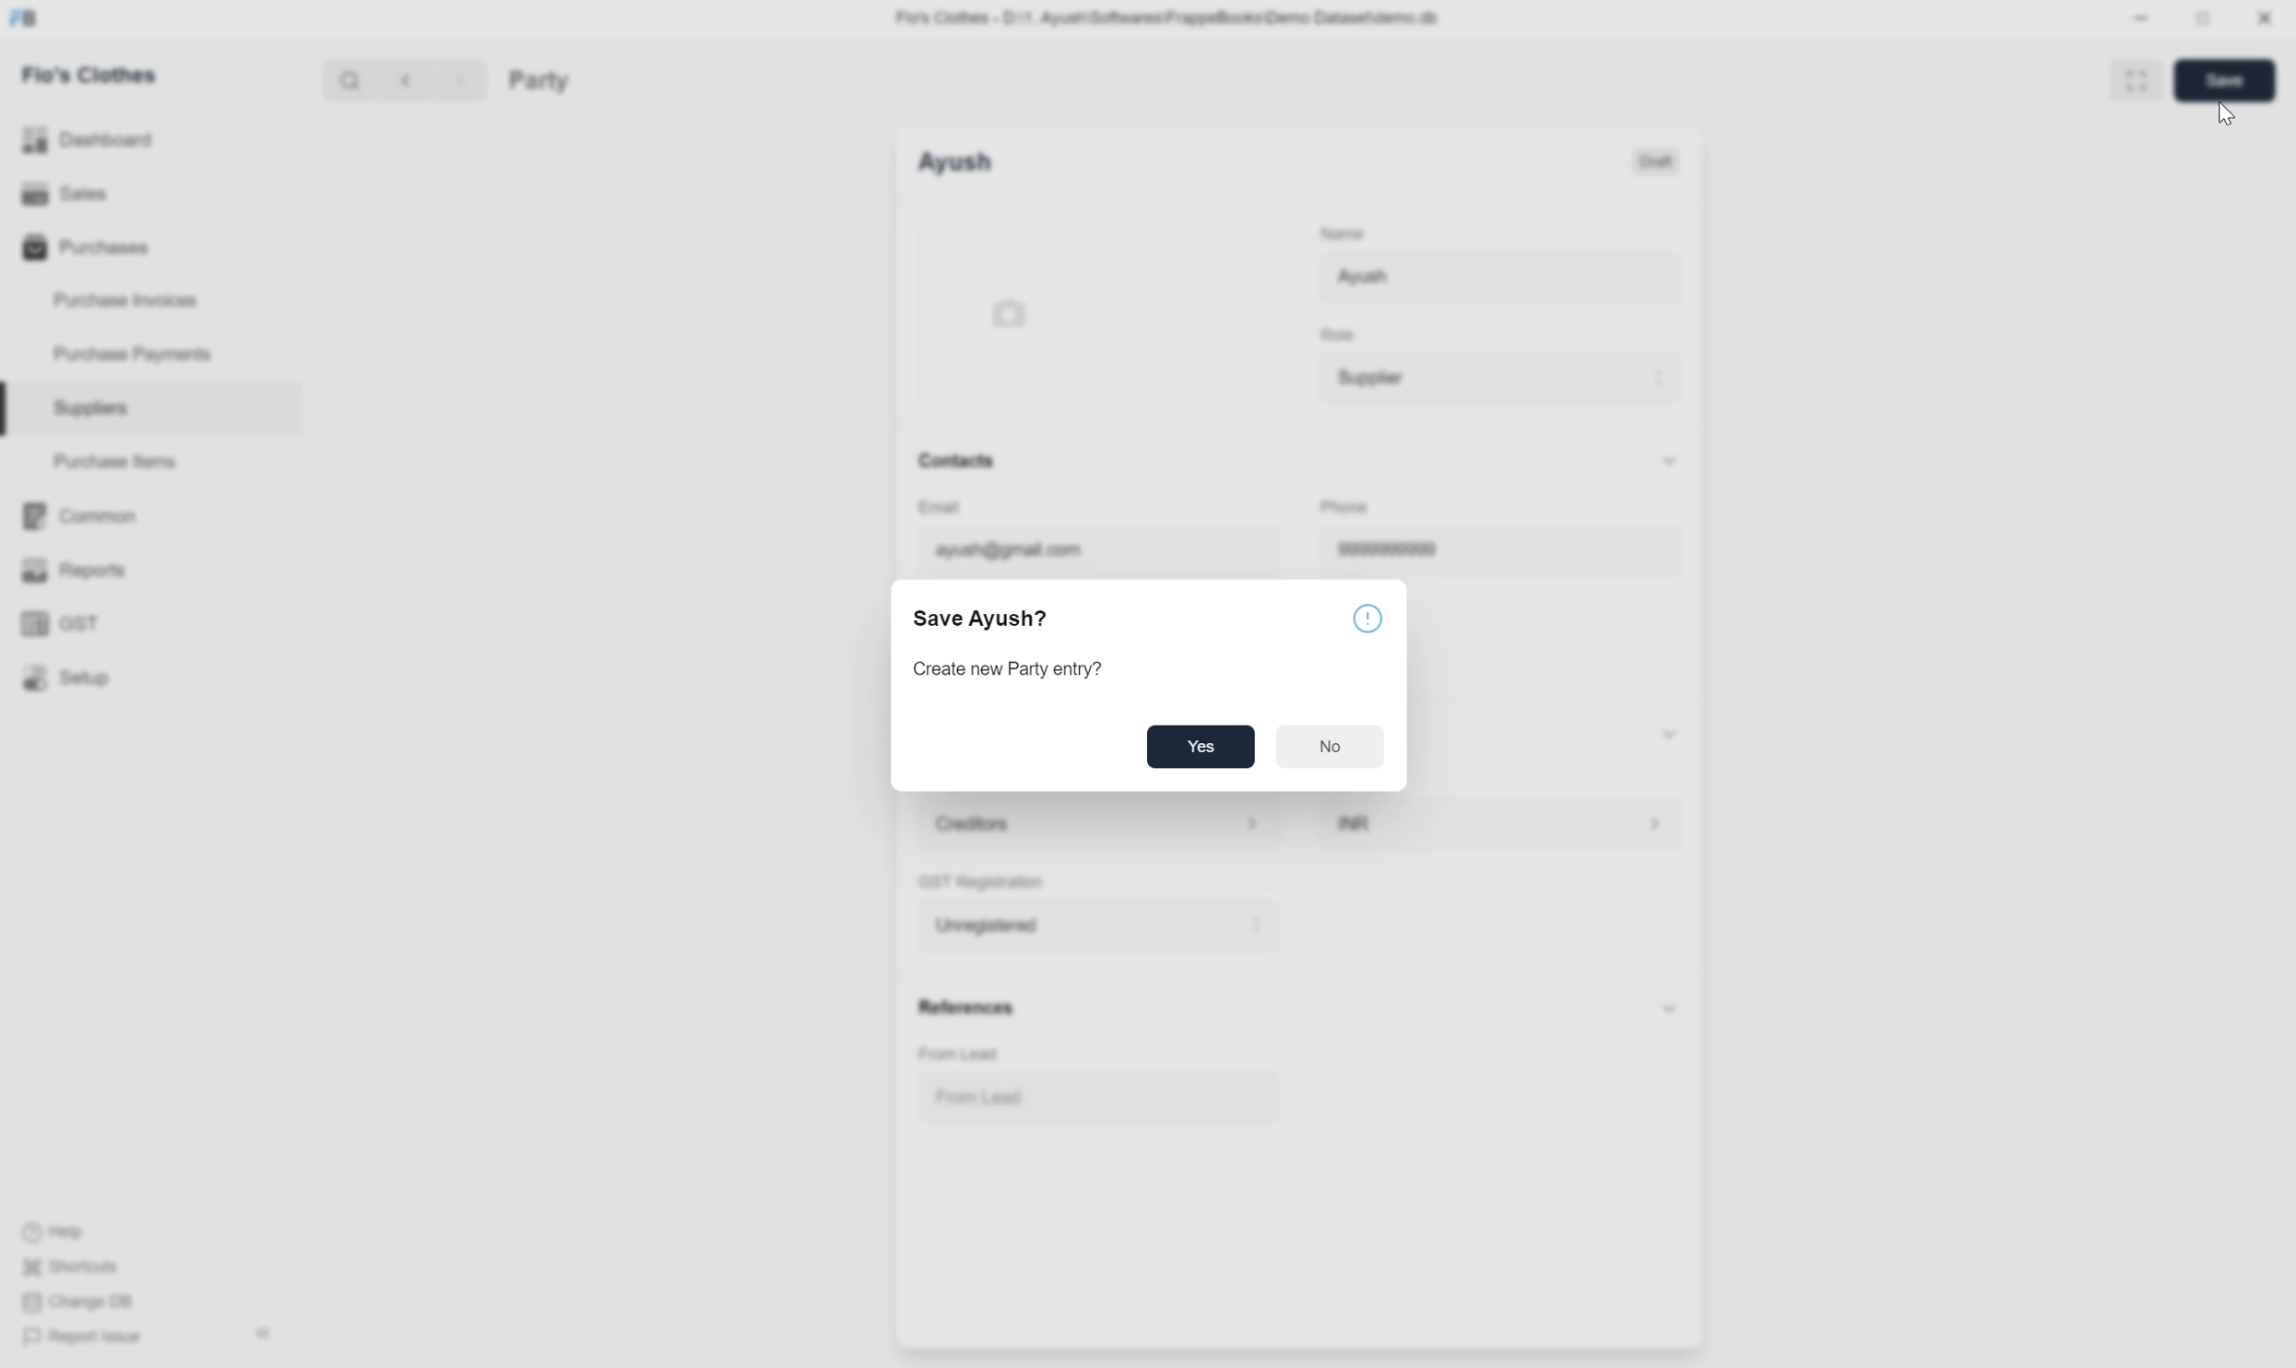 This screenshot has height=1368, width=2296. I want to click on Create new Party entry?, so click(1007, 669).